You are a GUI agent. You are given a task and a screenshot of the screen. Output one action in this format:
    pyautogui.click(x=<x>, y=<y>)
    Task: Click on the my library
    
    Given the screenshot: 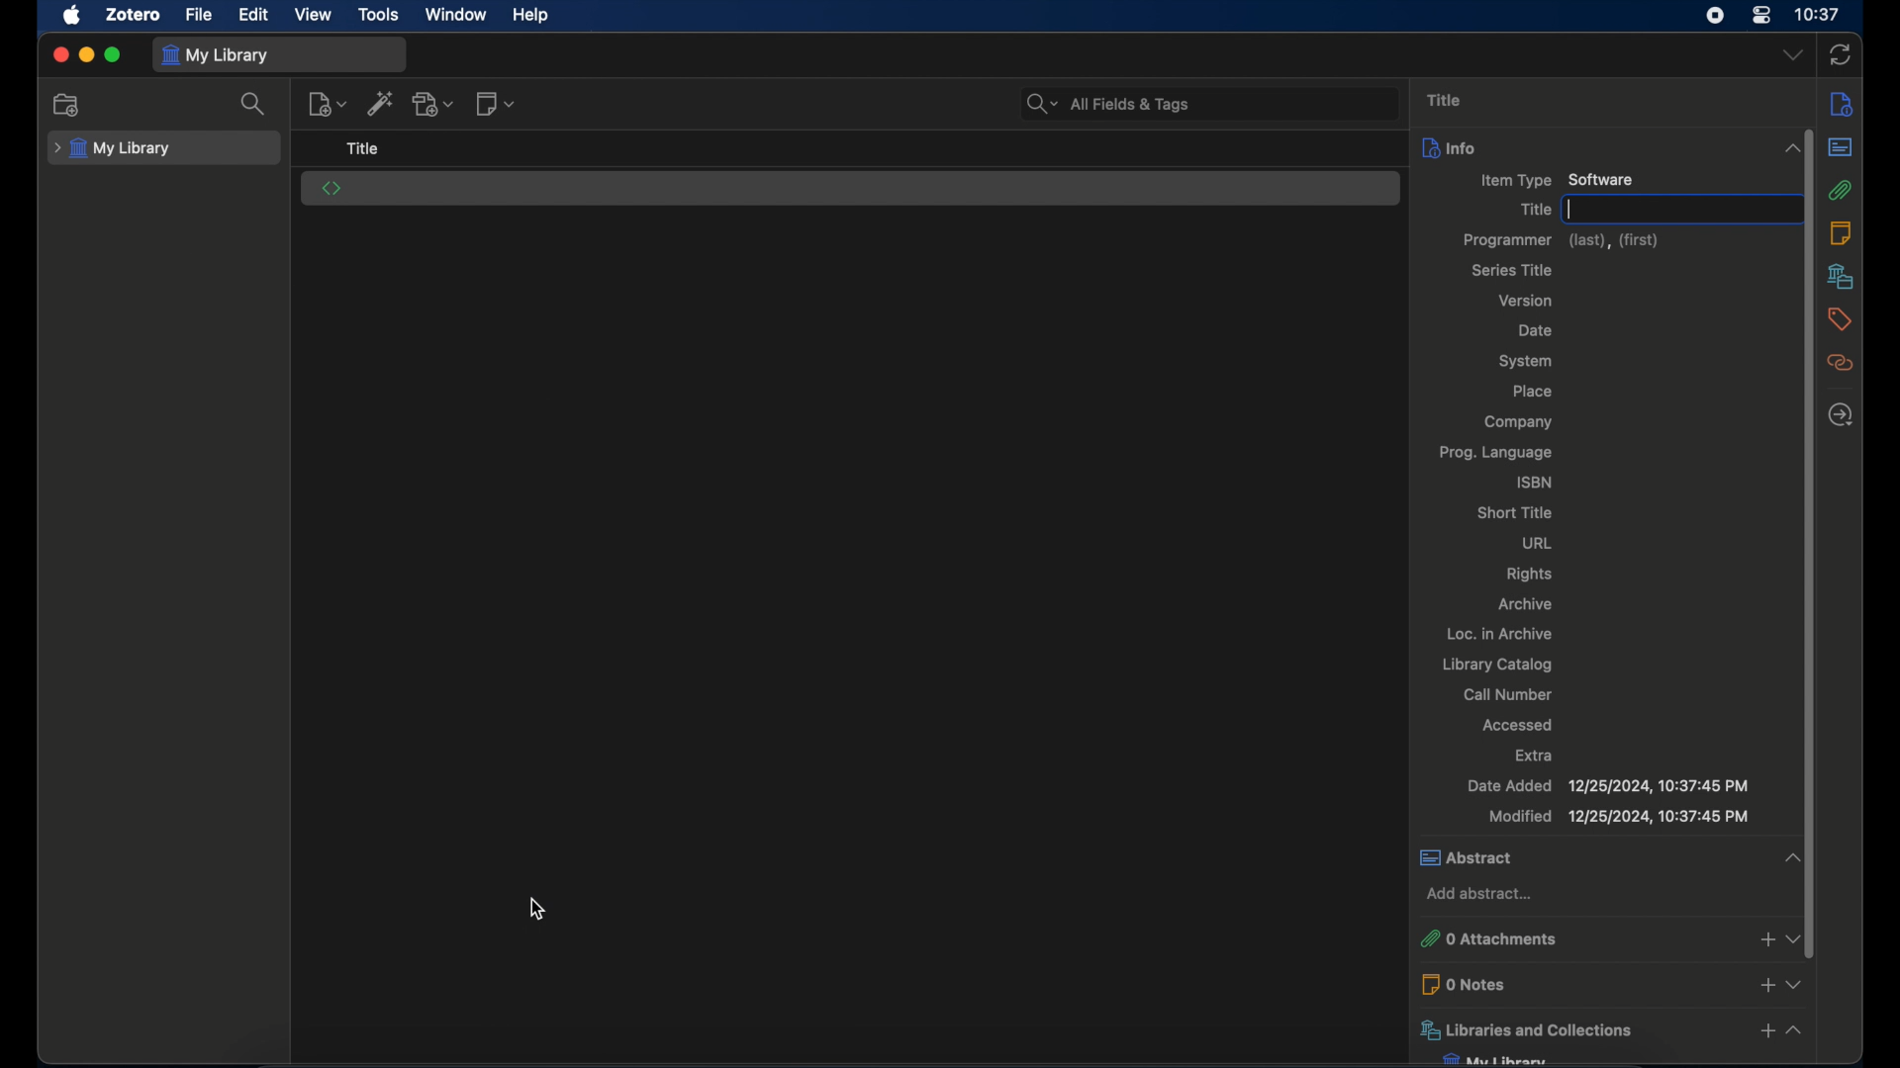 What is the action you would take?
    pyautogui.click(x=113, y=148)
    